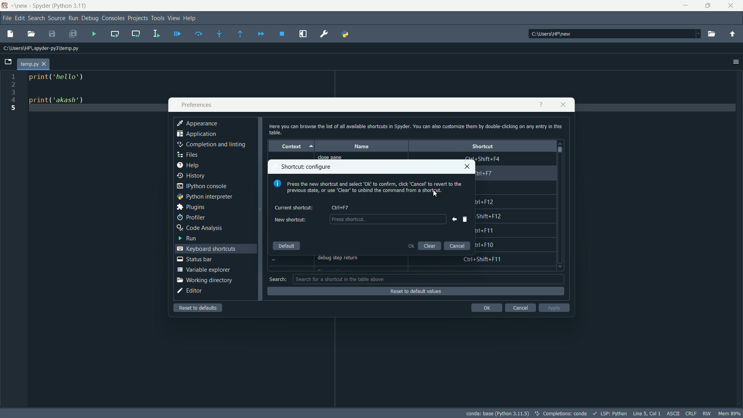 Image resolution: width=743 pixels, height=418 pixels. What do you see at coordinates (452, 219) in the screenshot?
I see `remove last key sequence` at bounding box center [452, 219].